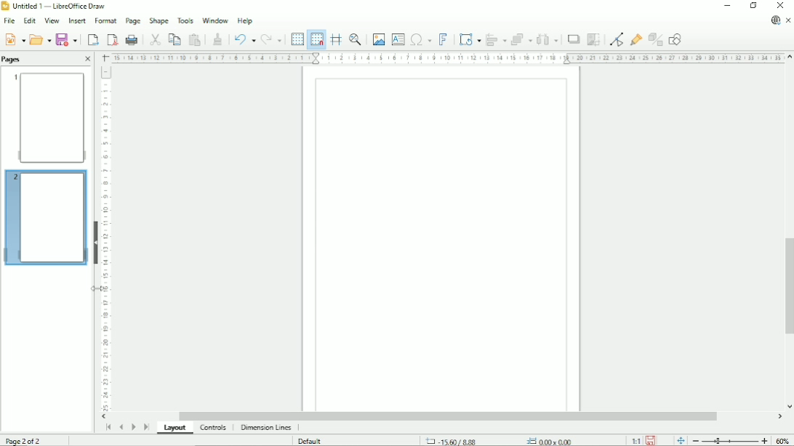  Describe the element at coordinates (245, 20) in the screenshot. I see `Help` at that location.